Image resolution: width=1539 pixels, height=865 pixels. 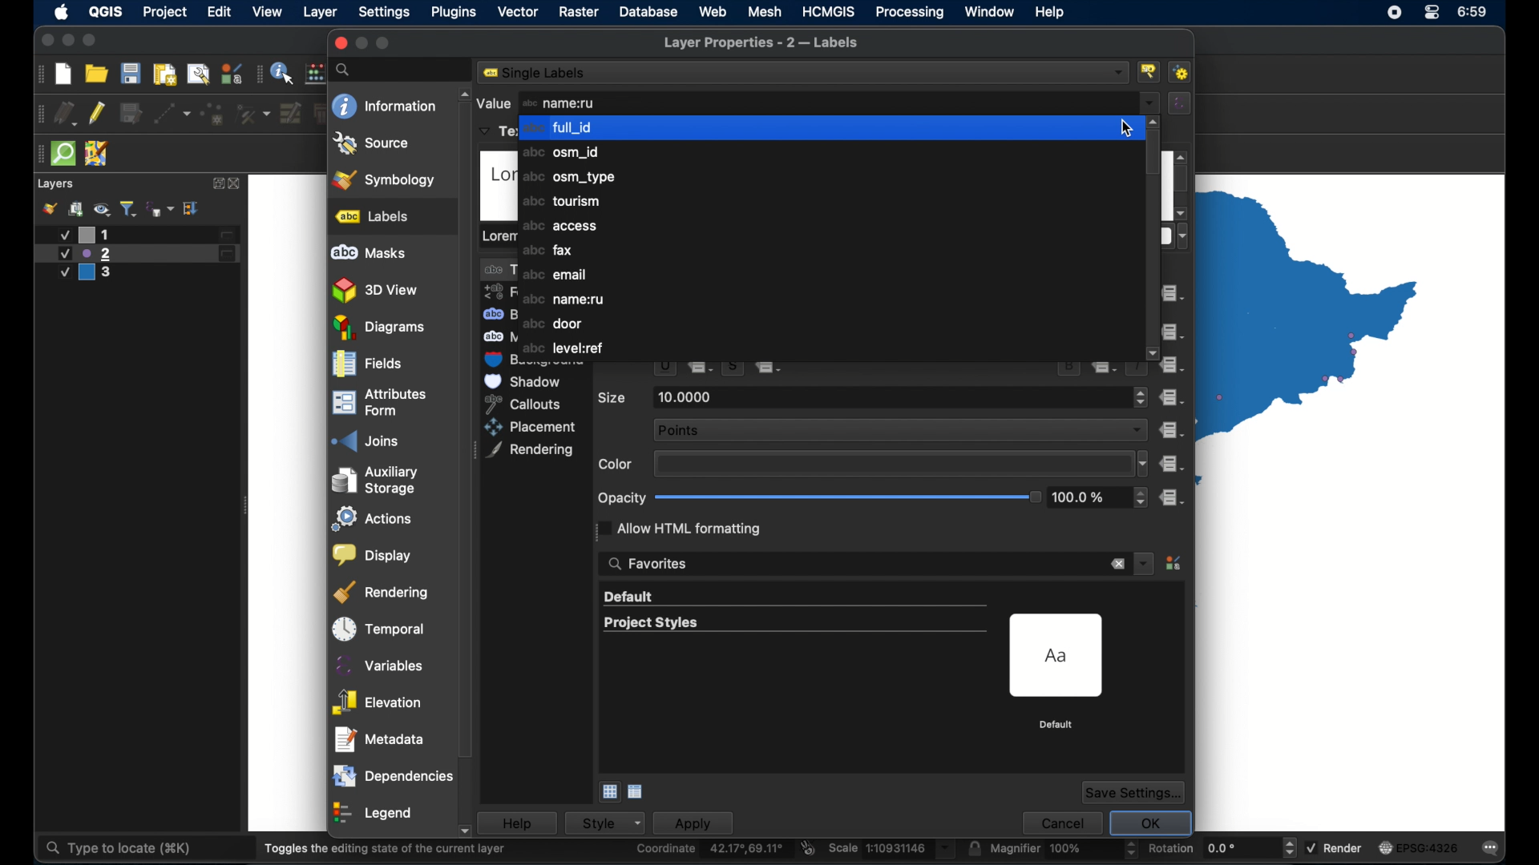 I want to click on display, so click(x=373, y=552).